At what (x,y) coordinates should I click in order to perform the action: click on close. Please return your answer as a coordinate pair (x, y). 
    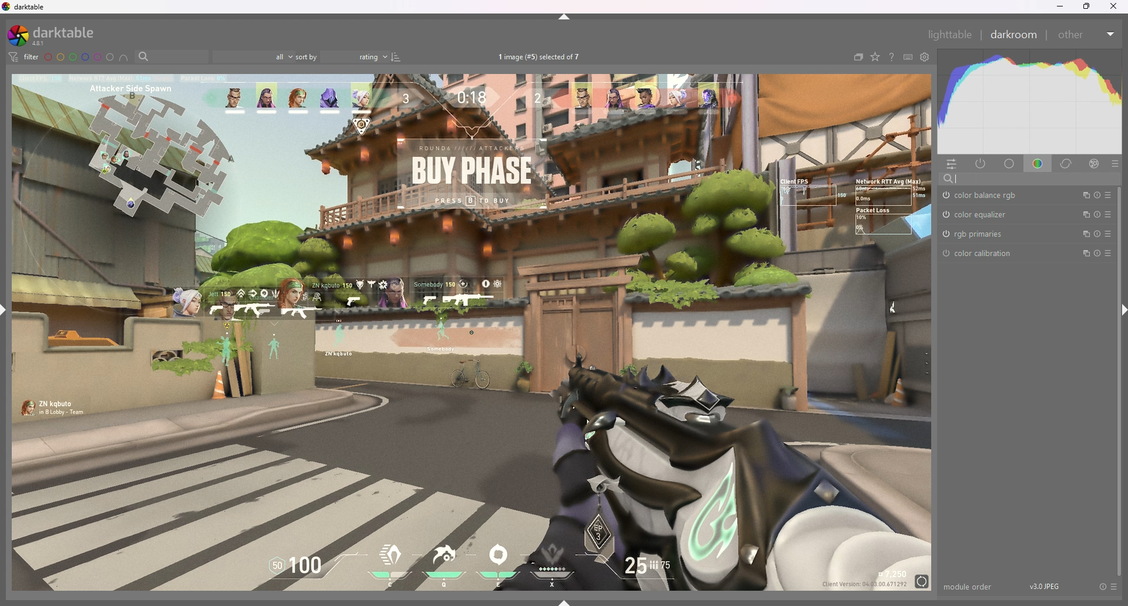
    Looking at the image, I should click on (1113, 6).